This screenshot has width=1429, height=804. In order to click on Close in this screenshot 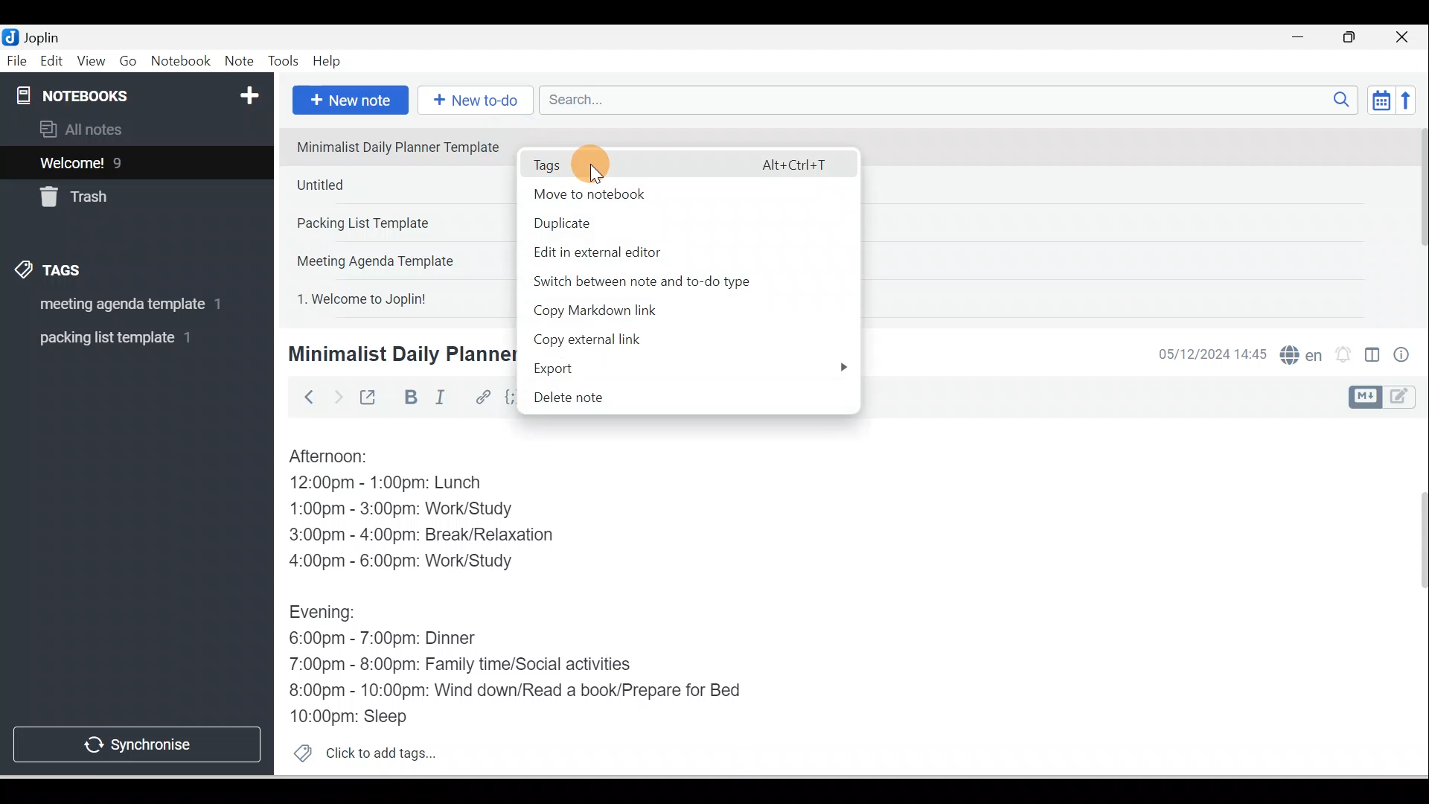, I will do `click(1406, 37)`.